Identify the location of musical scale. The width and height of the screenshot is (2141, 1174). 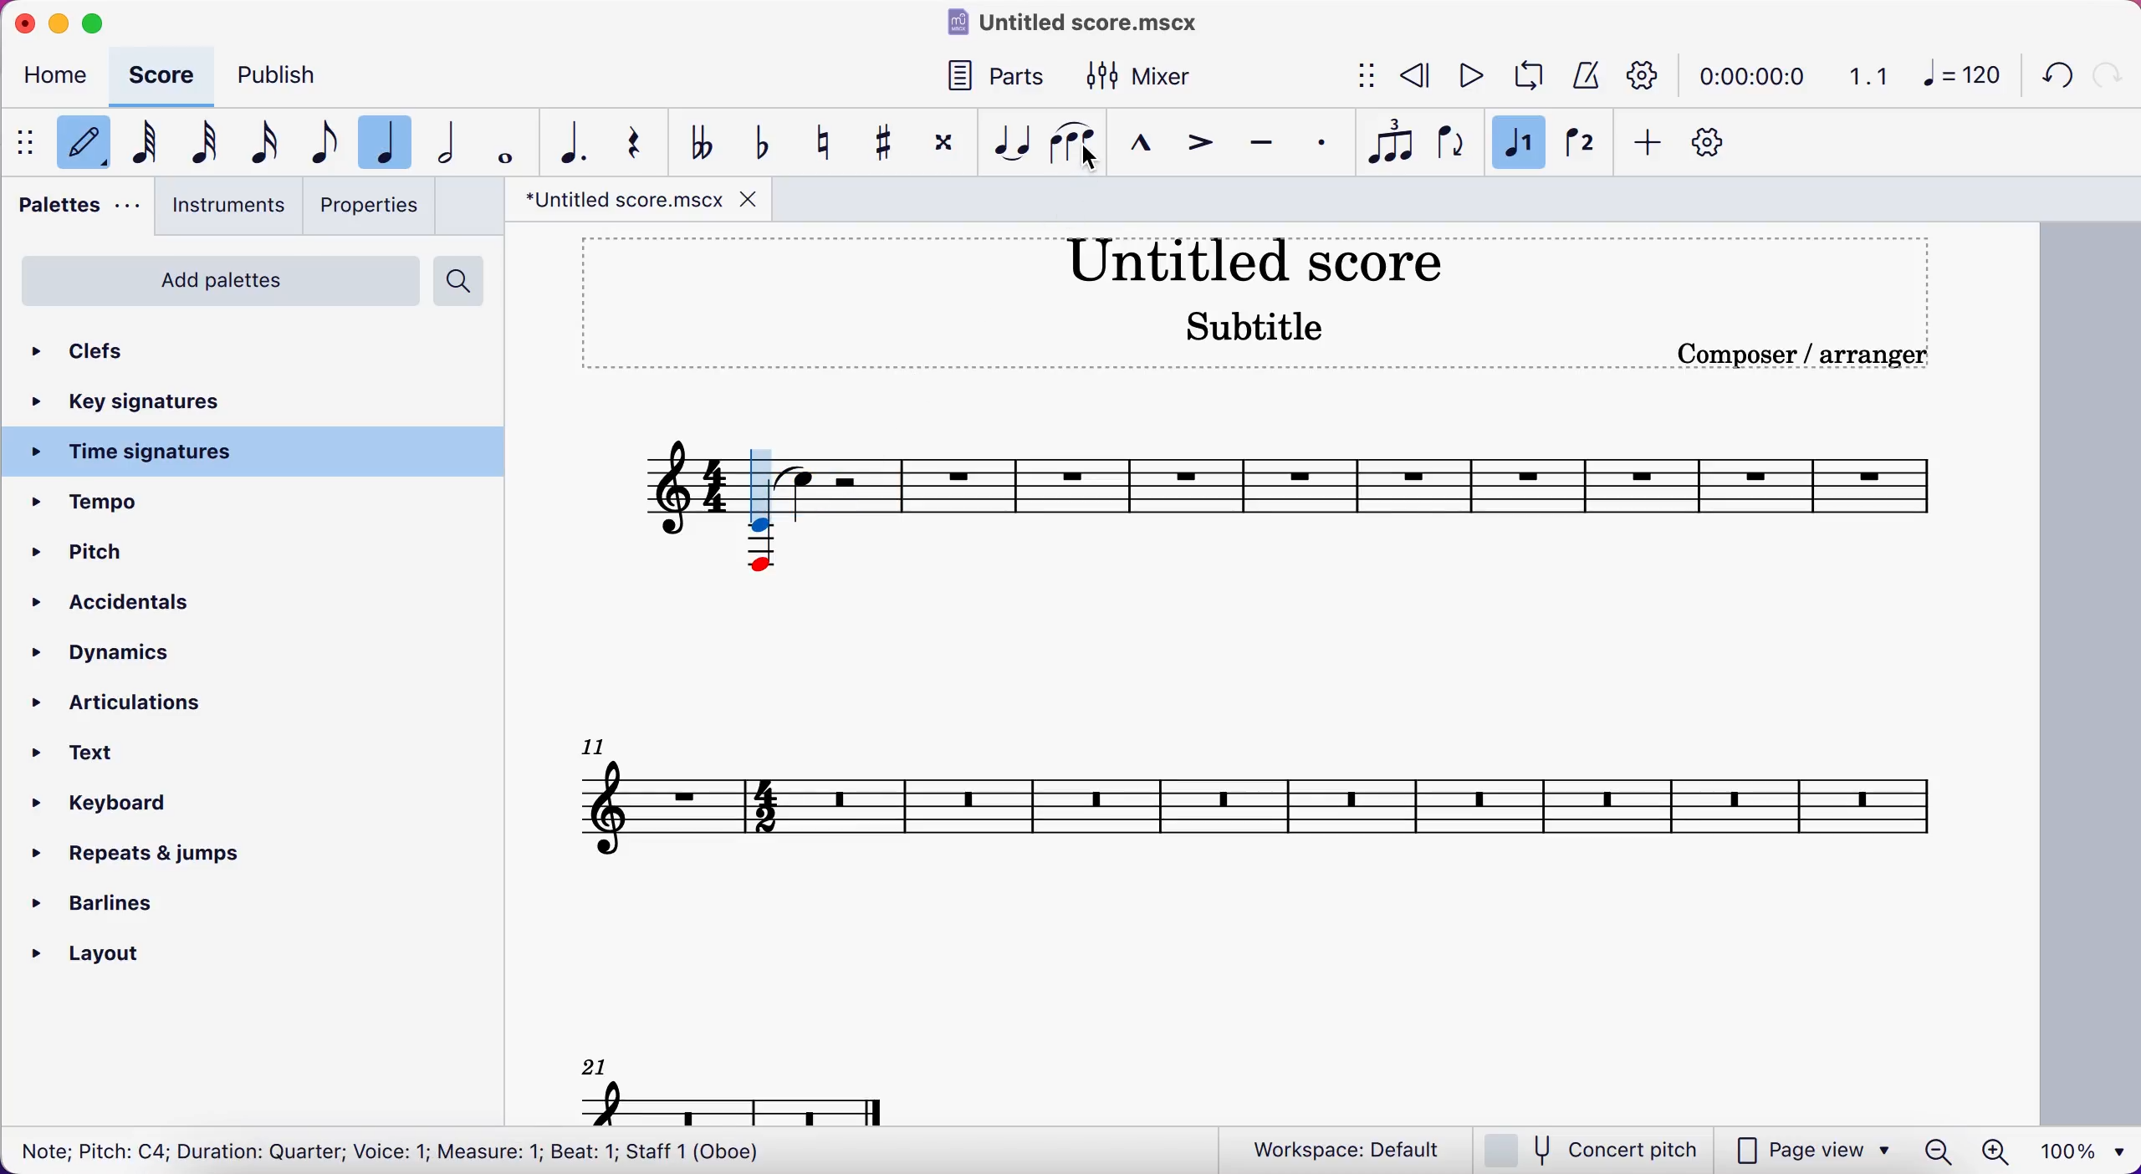
(1275, 750).